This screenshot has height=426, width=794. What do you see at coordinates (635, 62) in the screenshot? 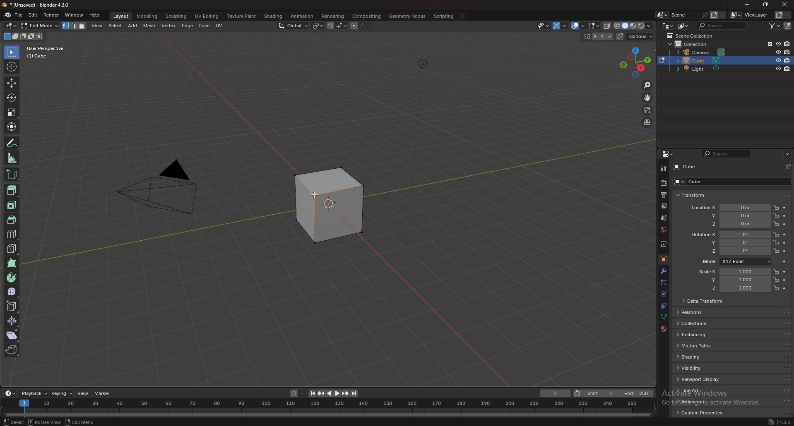
I see `viewpoint` at bounding box center [635, 62].